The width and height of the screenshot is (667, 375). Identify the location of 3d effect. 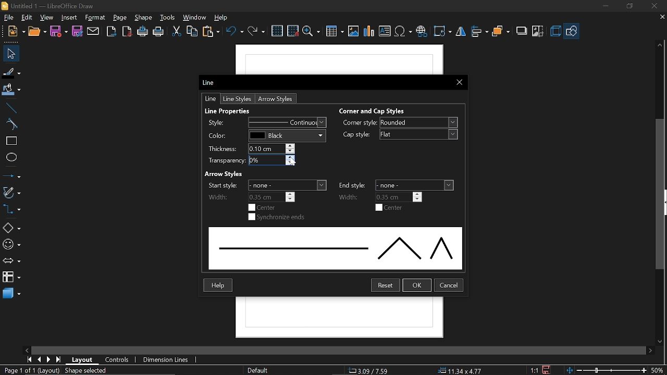
(555, 31).